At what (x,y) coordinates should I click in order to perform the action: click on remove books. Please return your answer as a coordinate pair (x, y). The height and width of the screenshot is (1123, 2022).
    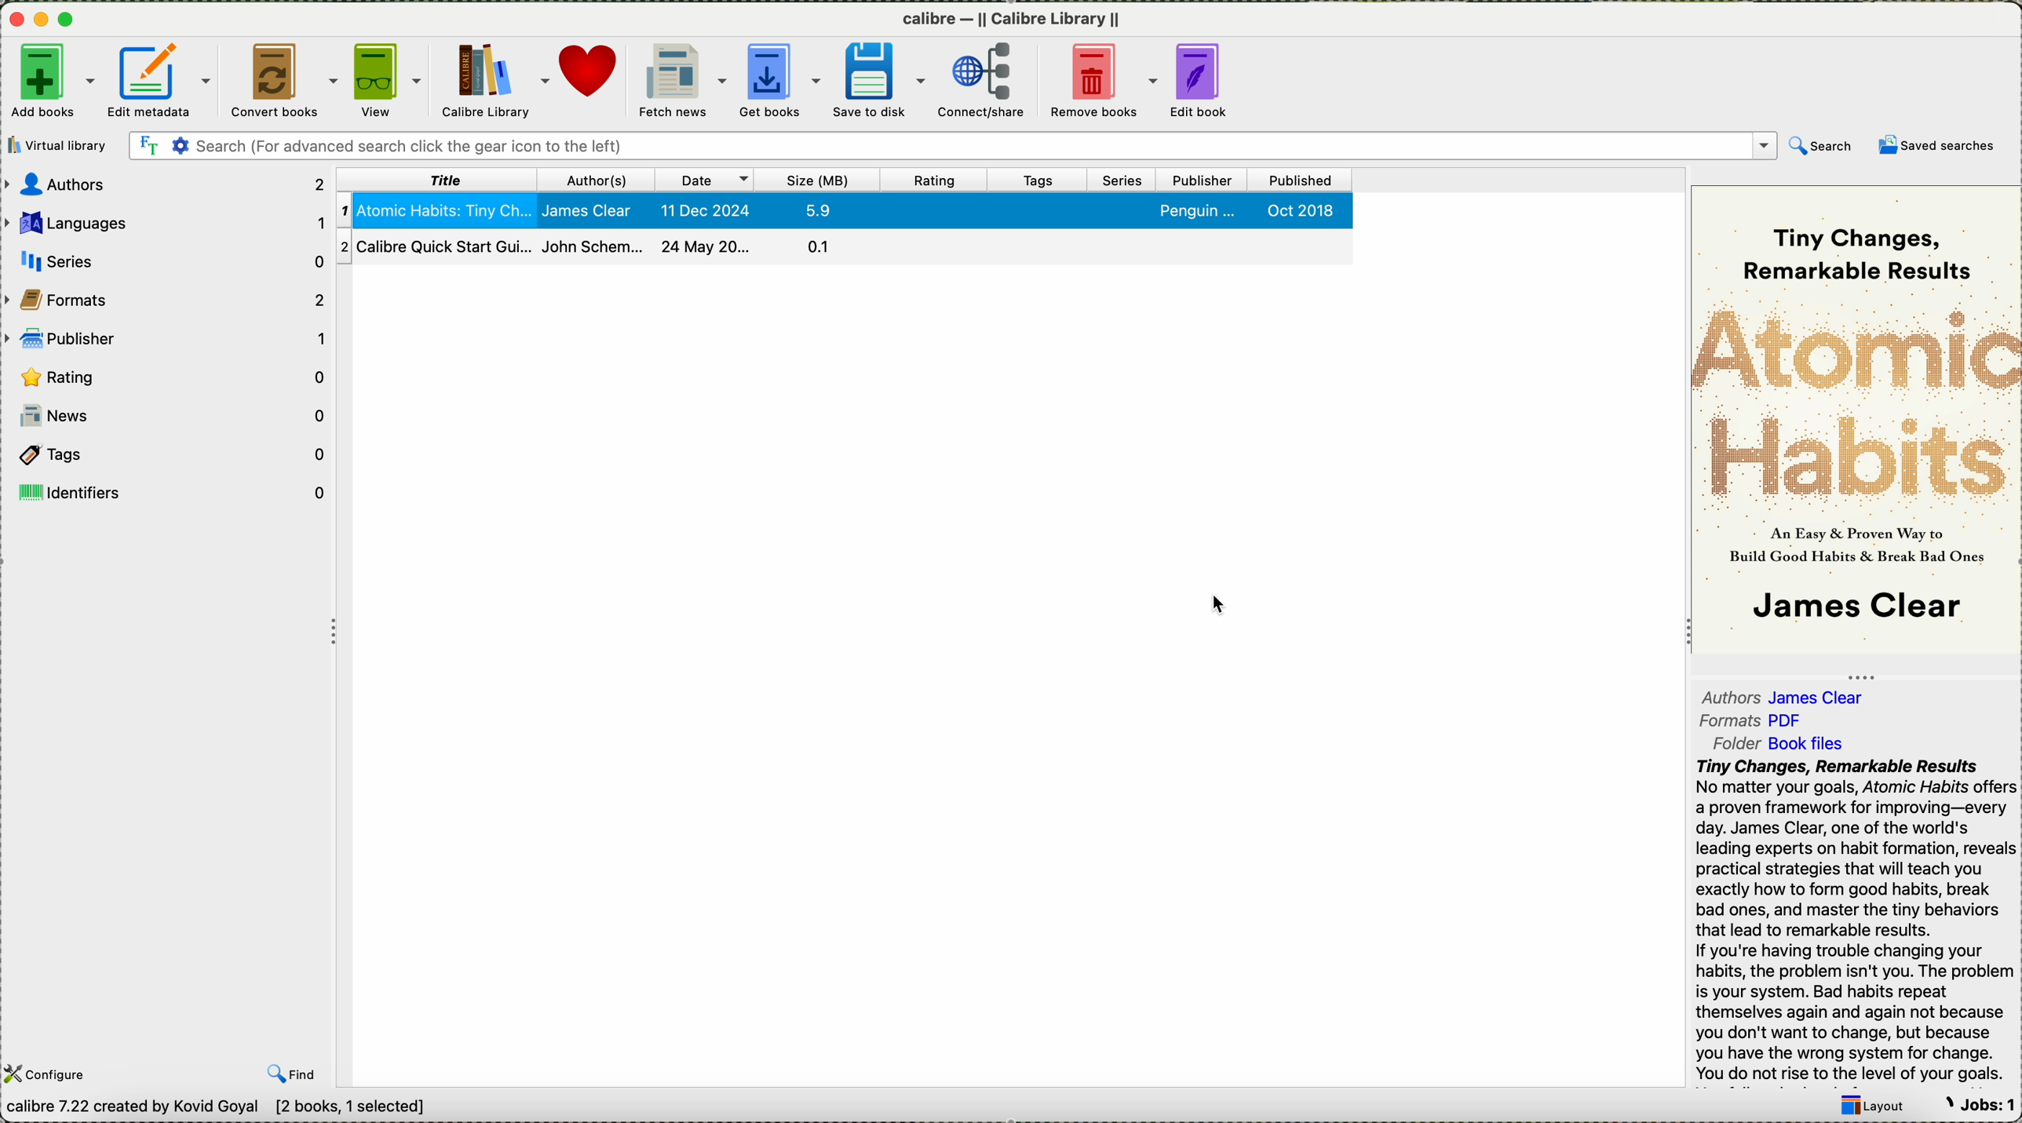
    Looking at the image, I should click on (1103, 82).